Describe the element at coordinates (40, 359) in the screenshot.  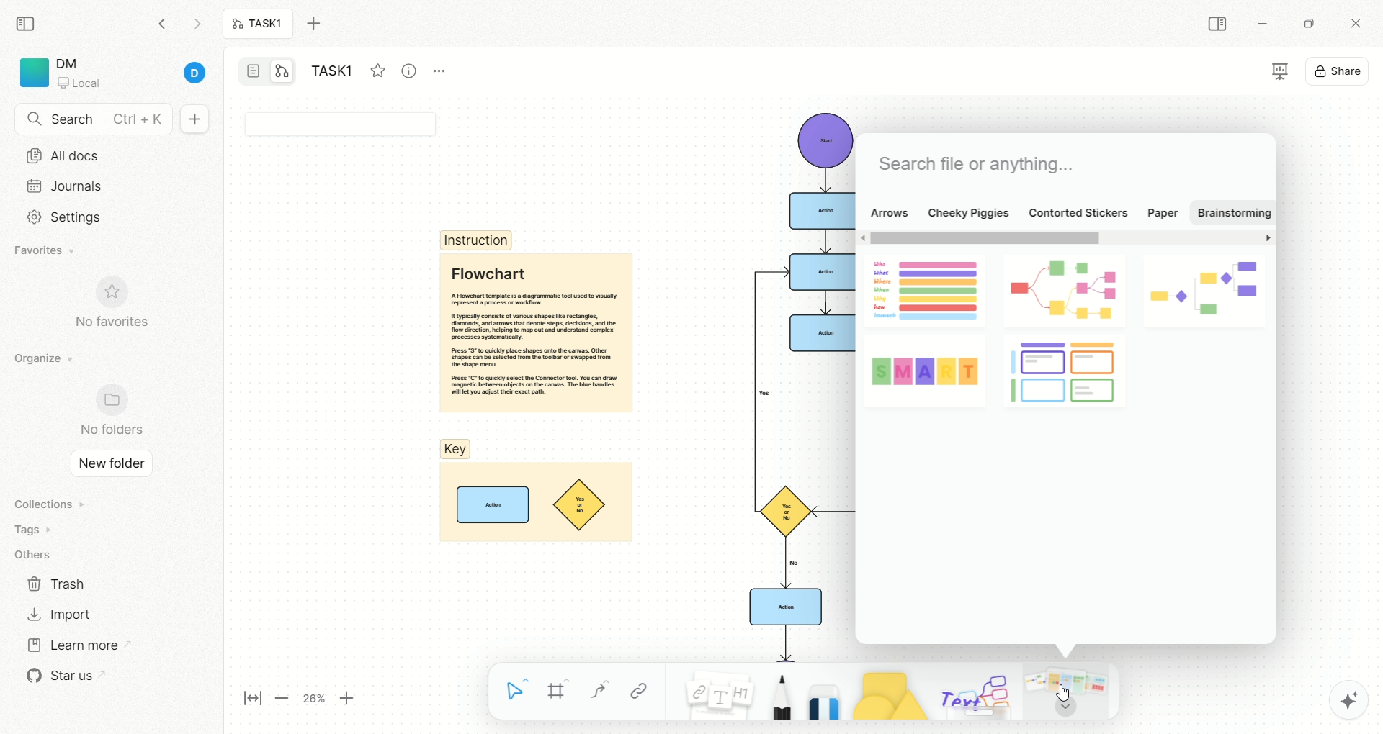
I see `organize` at that location.